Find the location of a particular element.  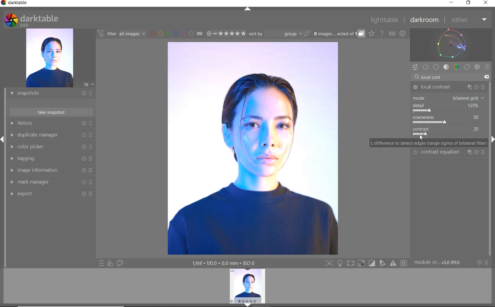

SNAPSHOTS is located at coordinates (49, 94).